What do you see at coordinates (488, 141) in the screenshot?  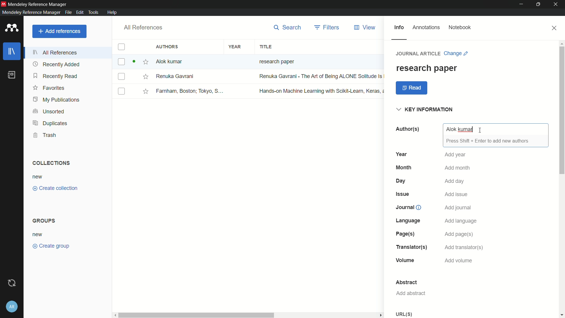 I see `press Shift+Enter to add mew authors` at bounding box center [488, 141].